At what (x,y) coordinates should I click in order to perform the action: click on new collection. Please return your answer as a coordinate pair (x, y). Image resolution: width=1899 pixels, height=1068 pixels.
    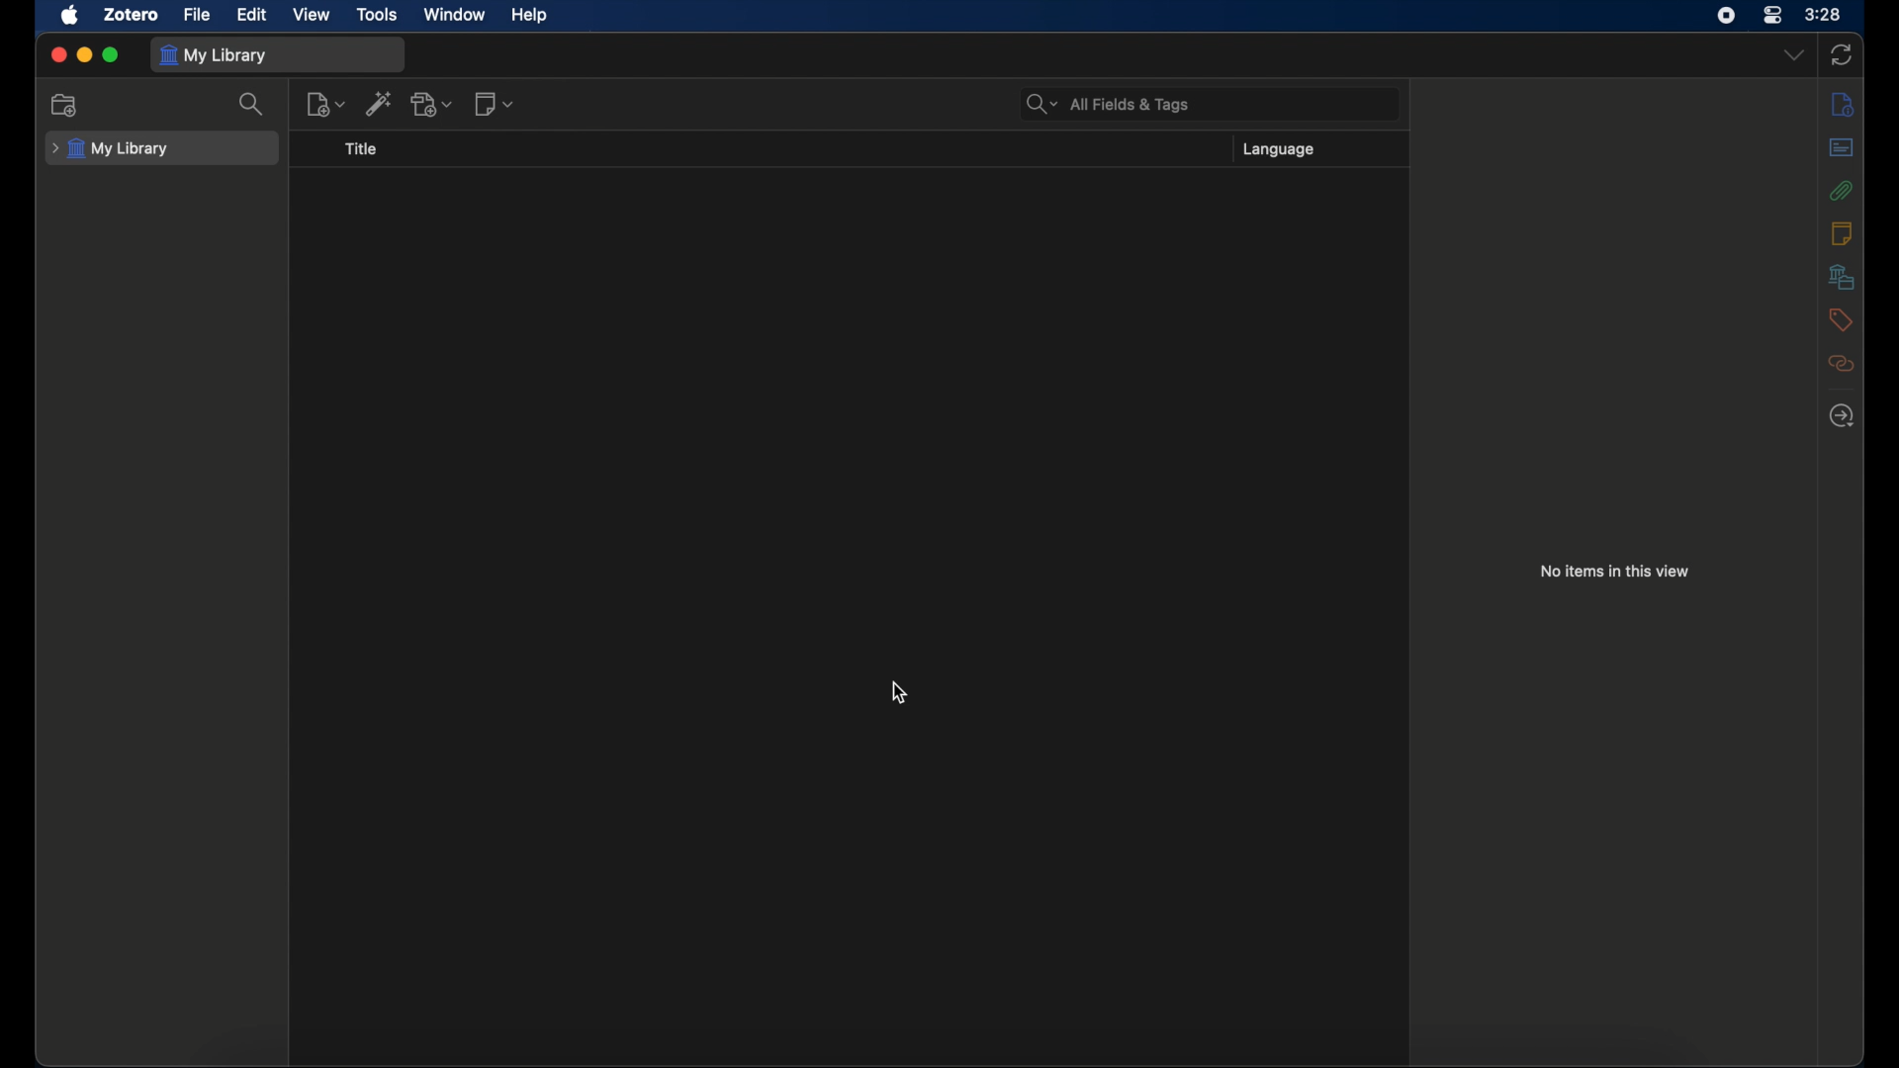
    Looking at the image, I should click on (66, 106).